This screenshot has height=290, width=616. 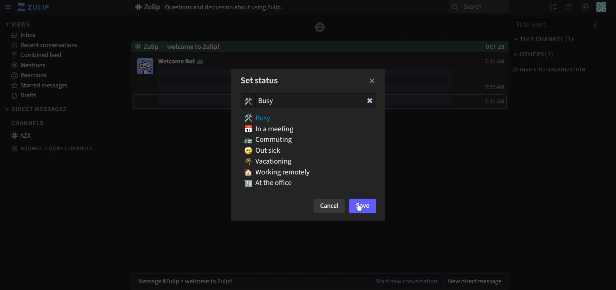 I want to click on AZX, so click(x=23, y=135).